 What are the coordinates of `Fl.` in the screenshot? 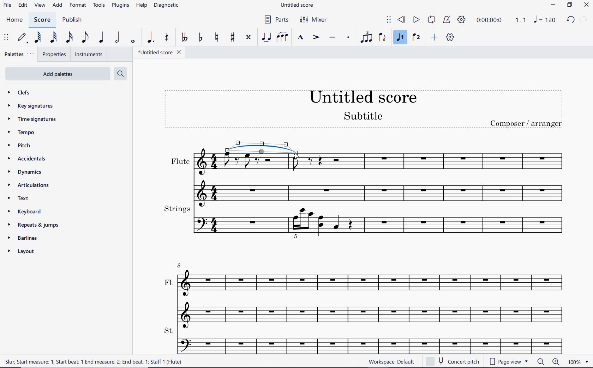 It's located at (366, 293).